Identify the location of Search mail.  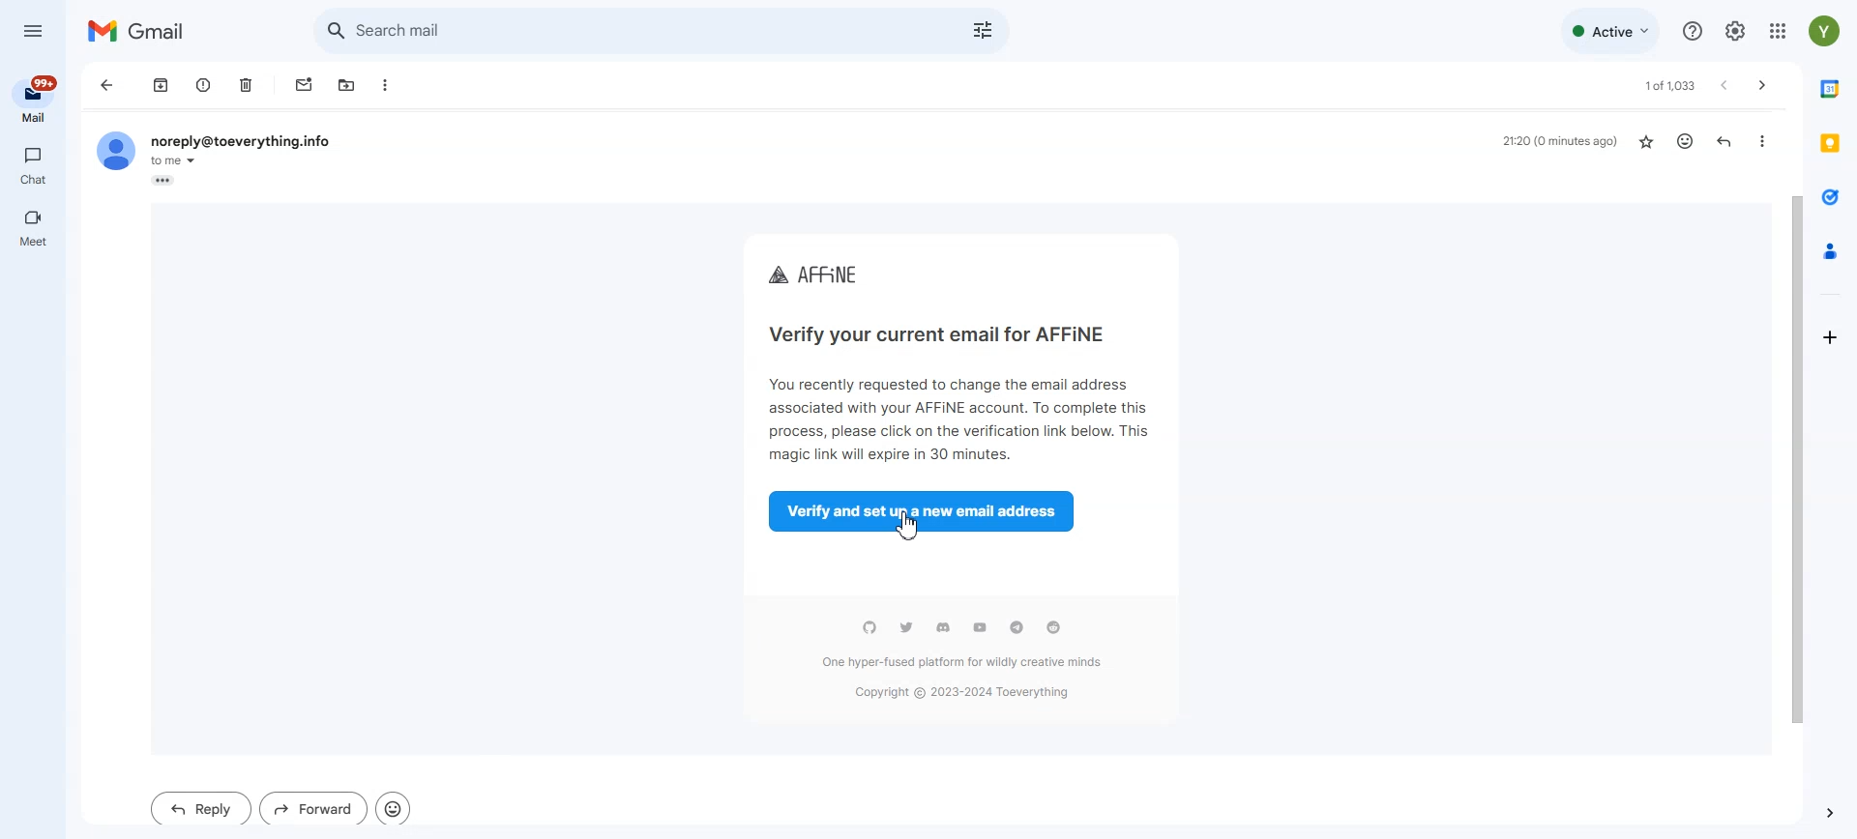
(634, 28).